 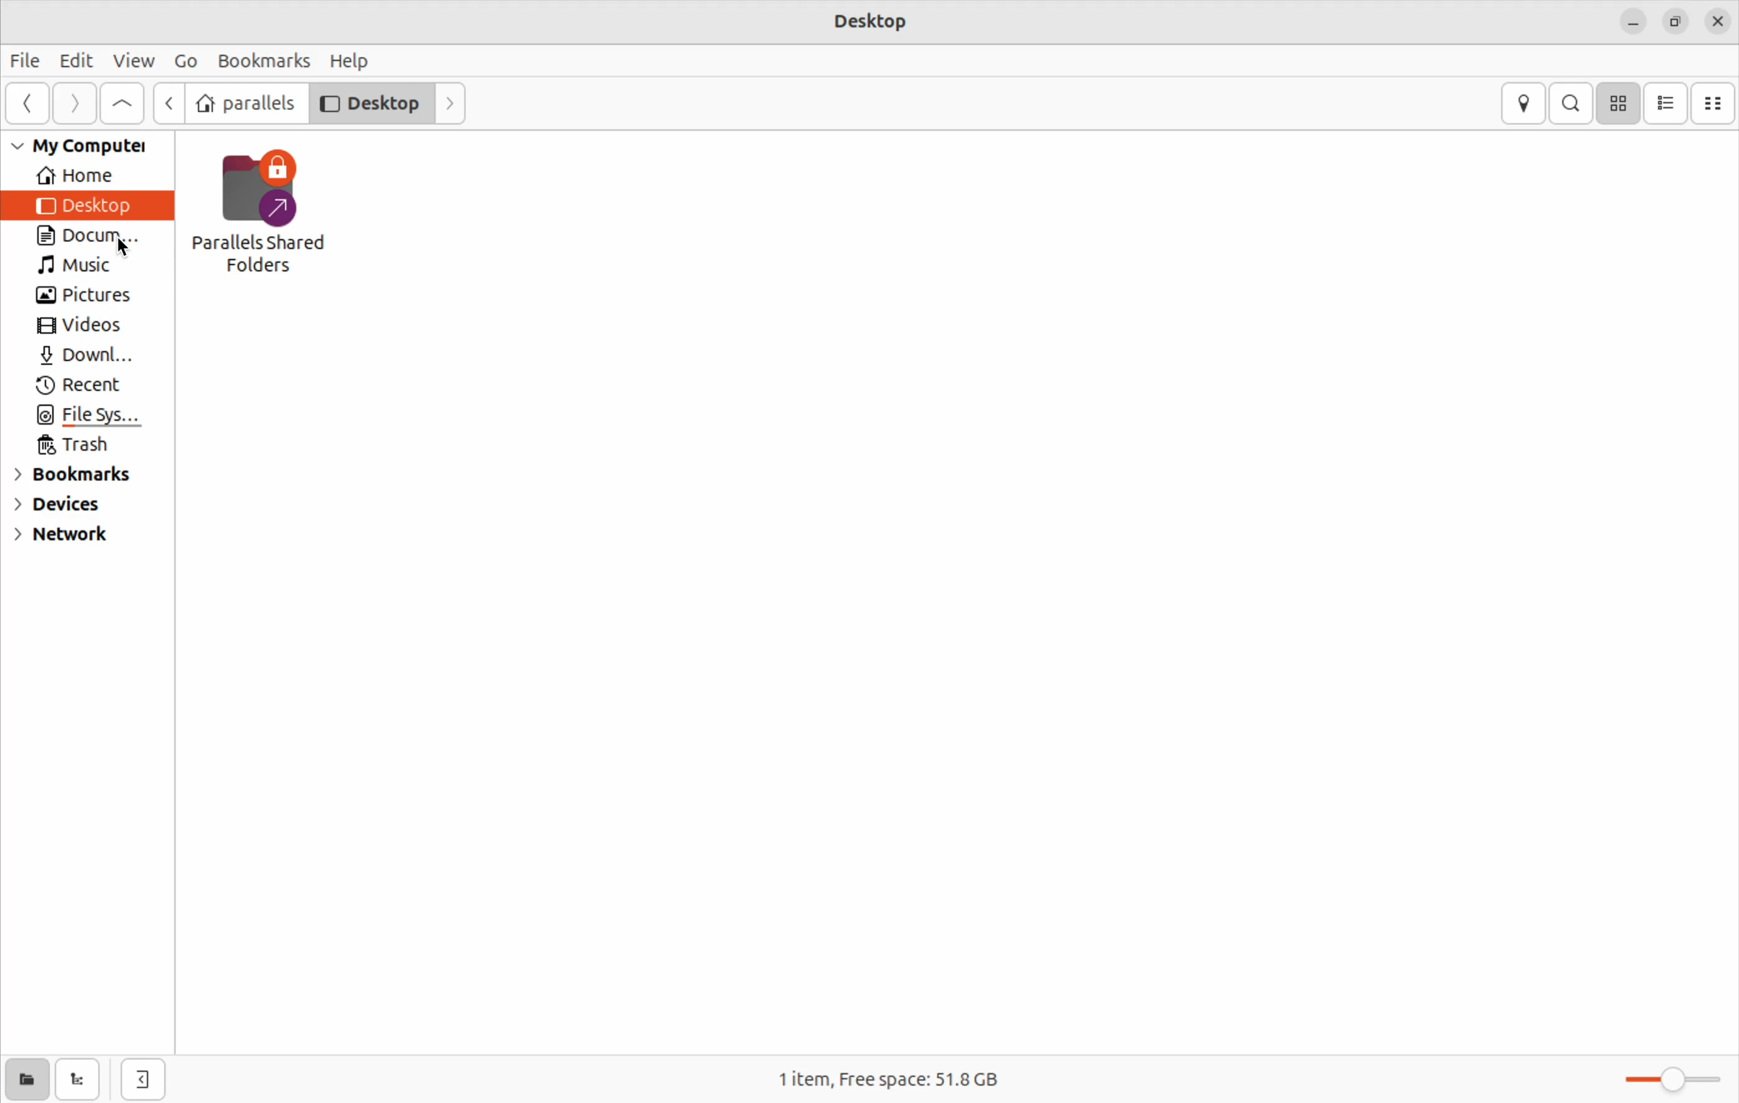 What do you see at coordinates (31, 102) in the screenshot?
I see `Previous` at bounding box center [31, 102].